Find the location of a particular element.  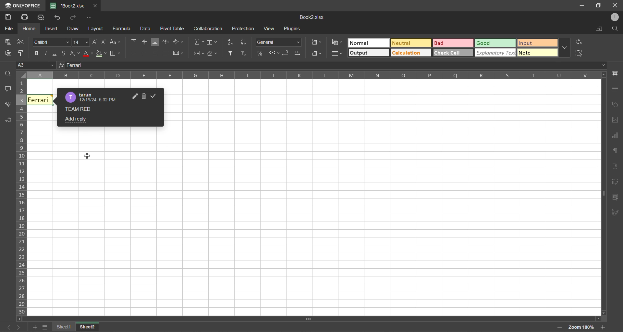

home is located at coordinates (30, 29).